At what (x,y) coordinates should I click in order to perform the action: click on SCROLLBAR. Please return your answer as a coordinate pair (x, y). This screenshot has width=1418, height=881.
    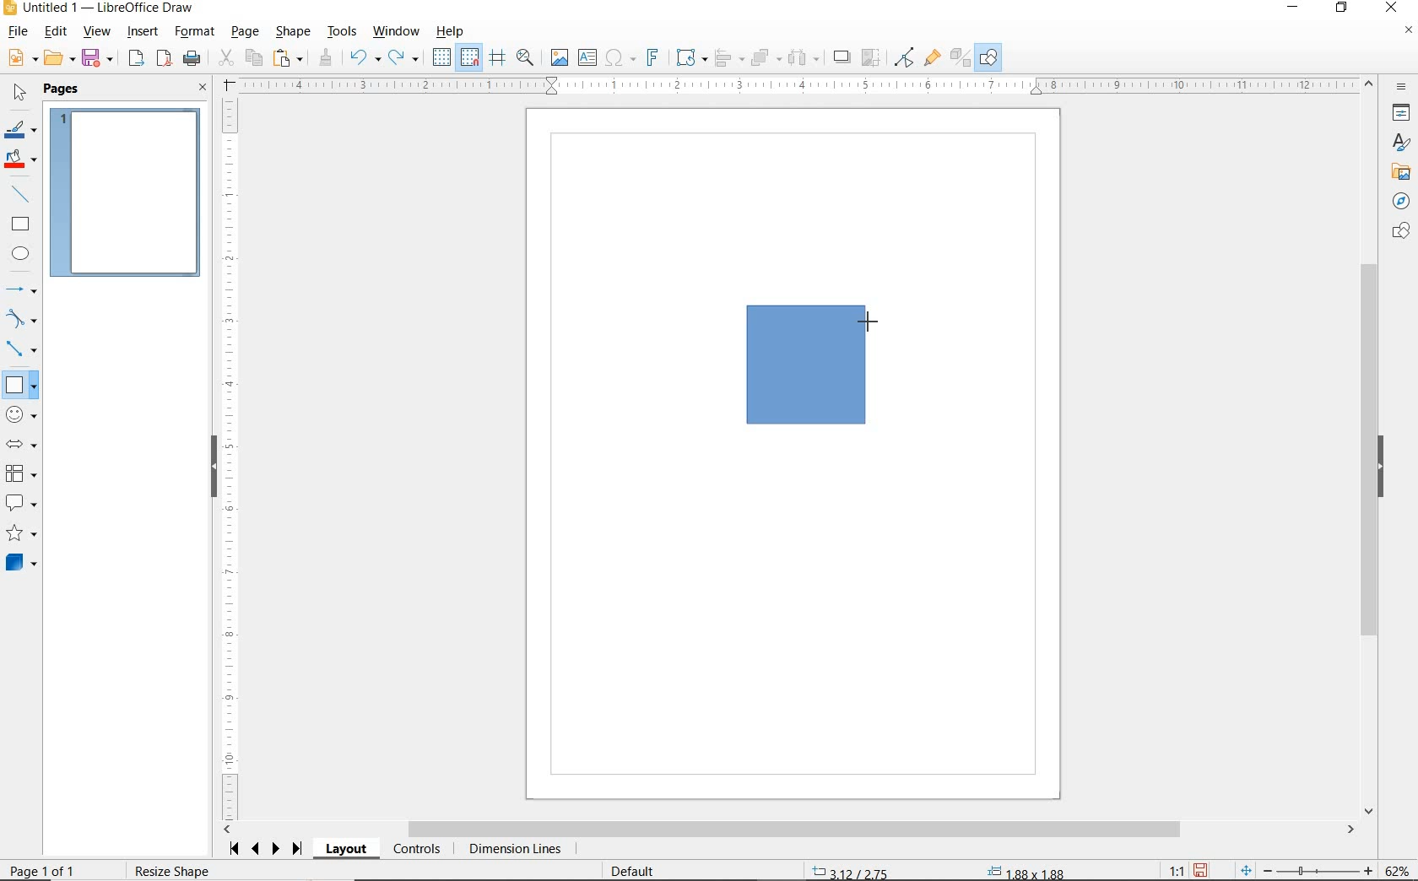
    Looking at the image, I should click on (789, 830).